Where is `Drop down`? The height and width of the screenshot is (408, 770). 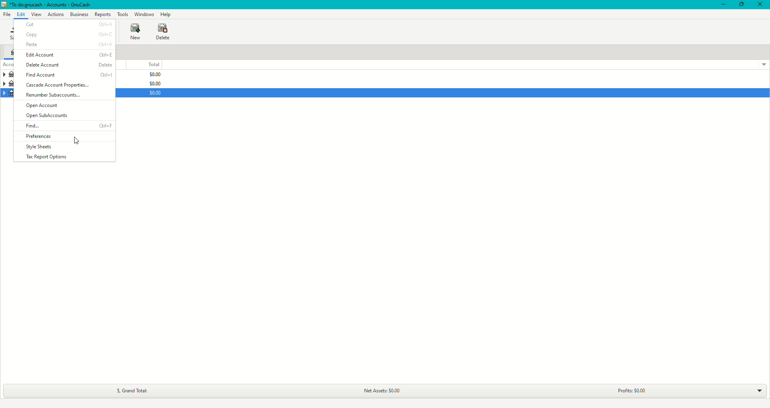 Drop down is located at coordinates (758, 391).